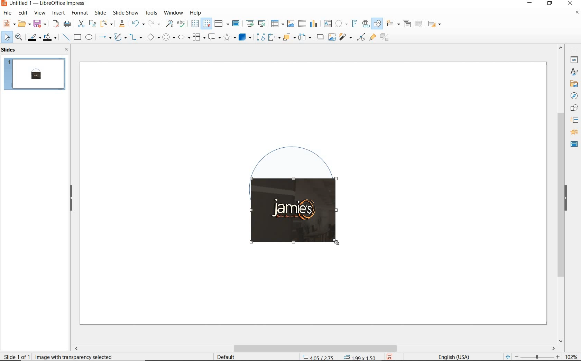  Describe the element at coordinates (539, 357) in the screenshot. I see `zoom` at that location.